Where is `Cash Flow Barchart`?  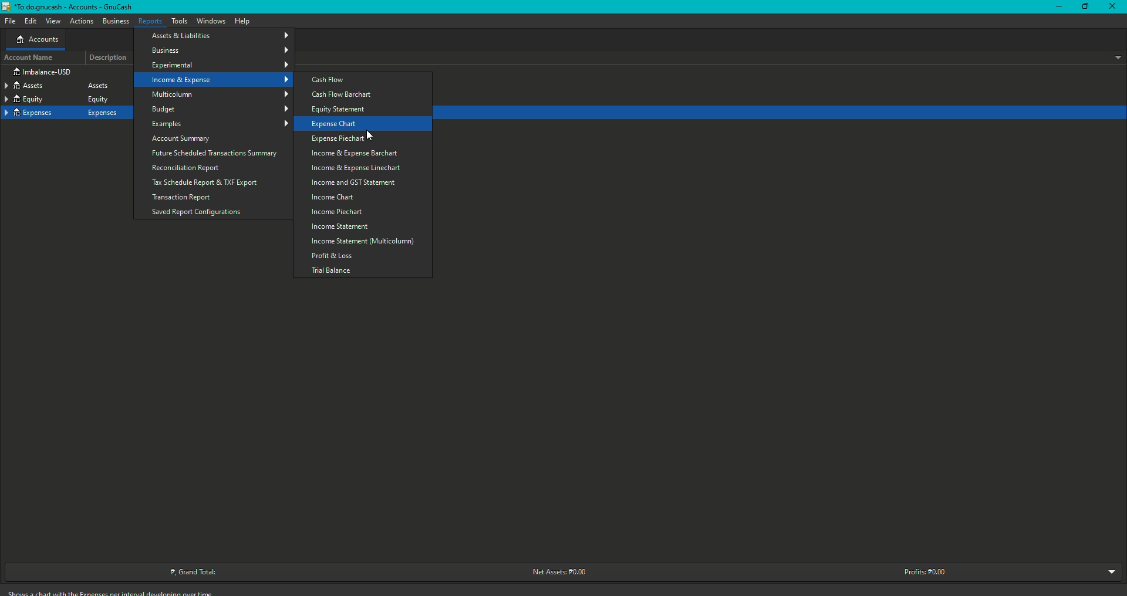
Cash Flow Barchart is located at coordinates (346, 95).